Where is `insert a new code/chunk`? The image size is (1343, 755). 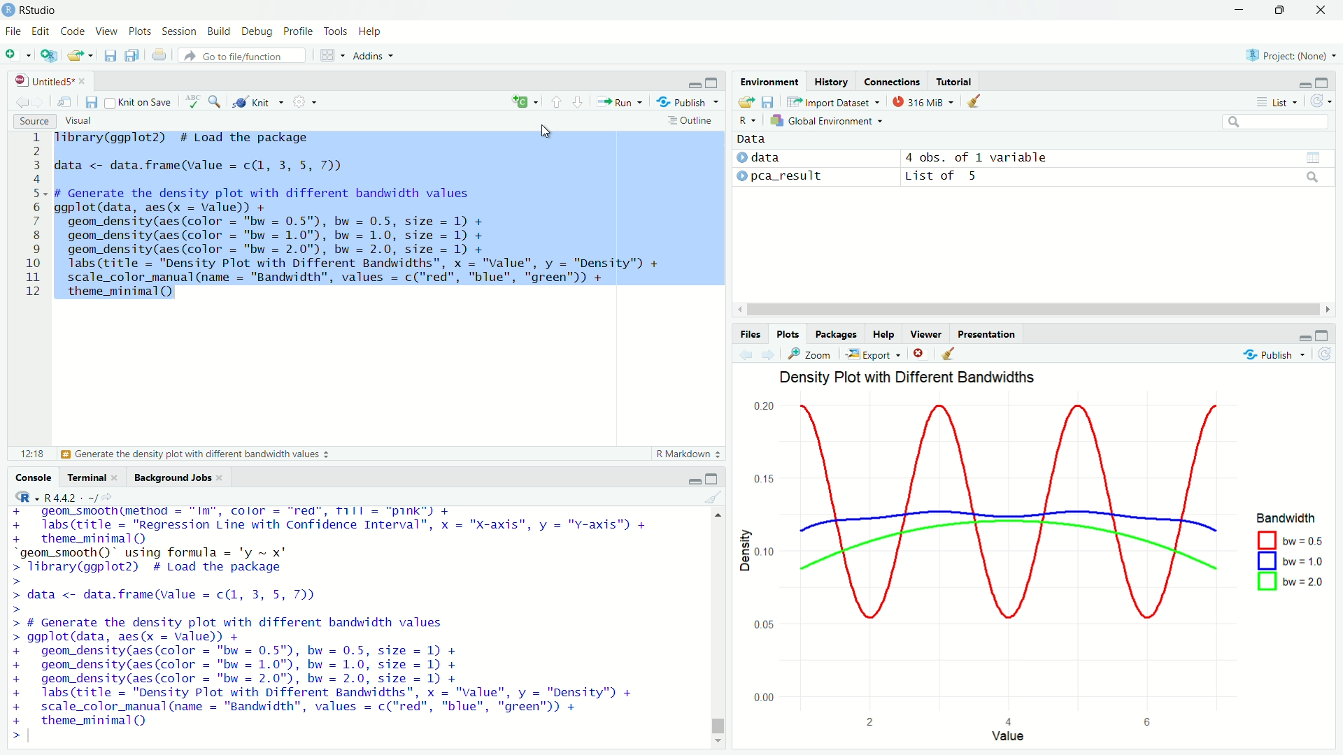
insert a new code/chunk is located at coordinates (525, 101).